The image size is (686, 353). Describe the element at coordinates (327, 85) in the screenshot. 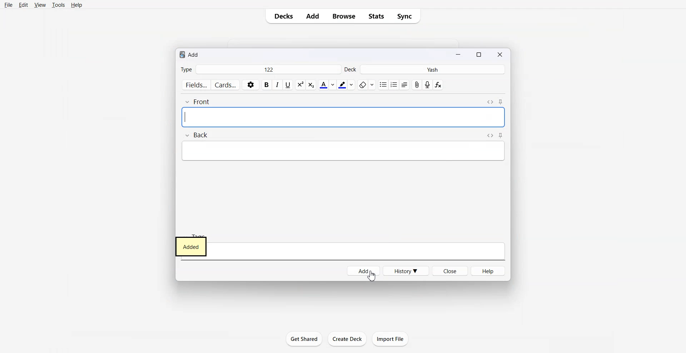

I see `Text Color` at that location.